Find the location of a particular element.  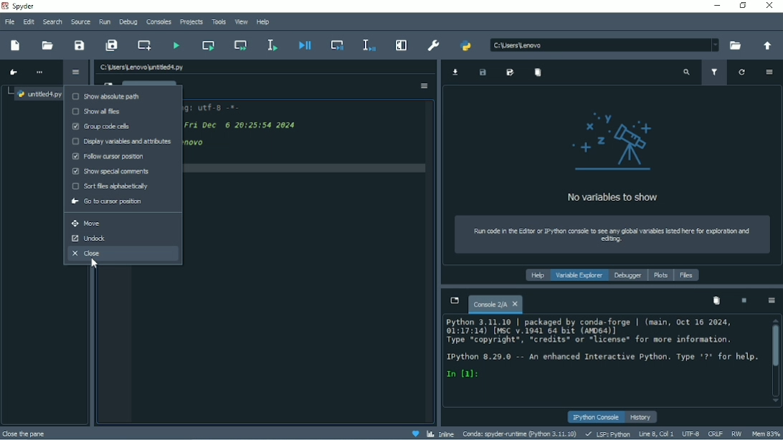

Projects is located at coordinates (191, 22).